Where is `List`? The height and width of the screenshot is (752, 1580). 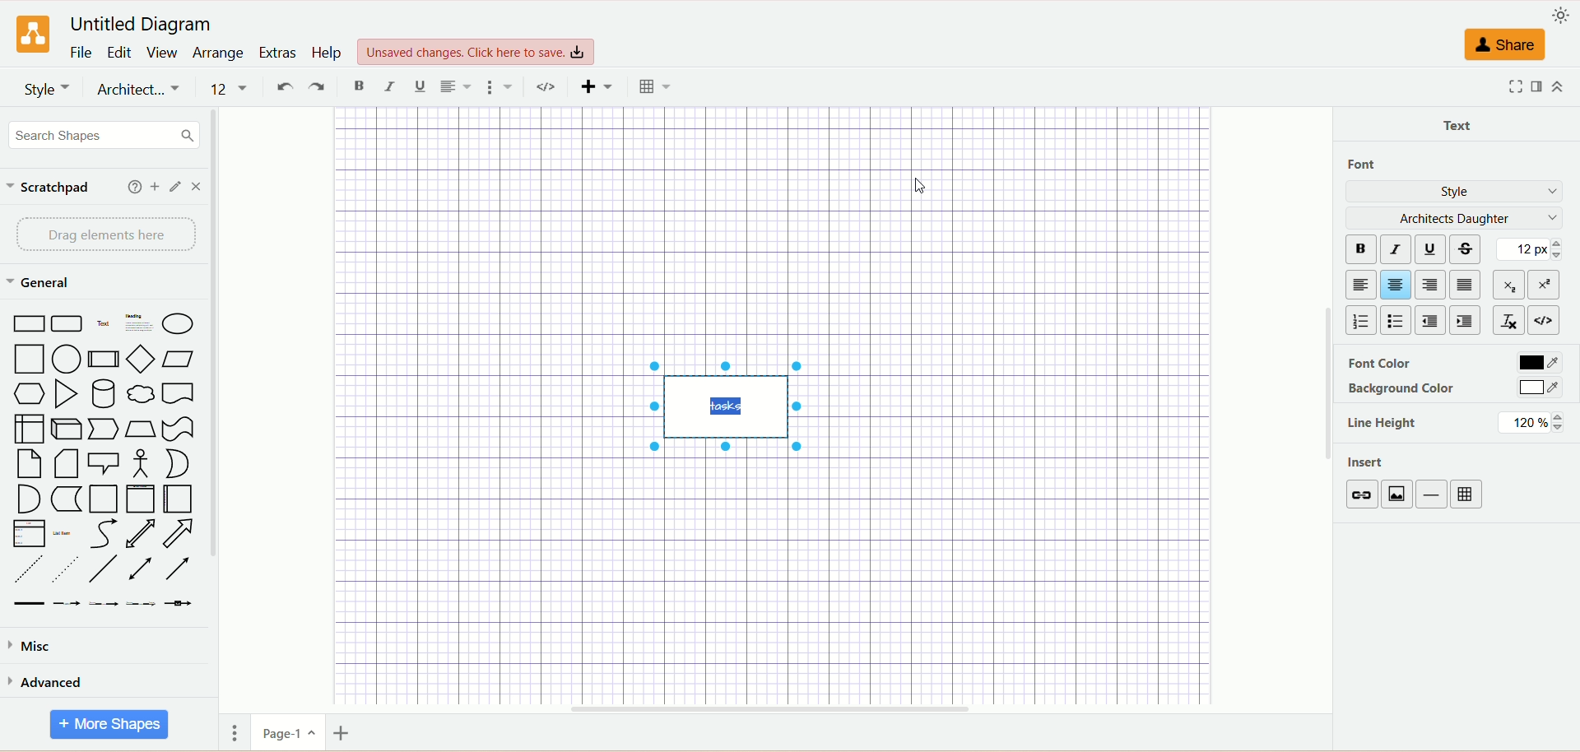 List is located at coordinates (29, 535).